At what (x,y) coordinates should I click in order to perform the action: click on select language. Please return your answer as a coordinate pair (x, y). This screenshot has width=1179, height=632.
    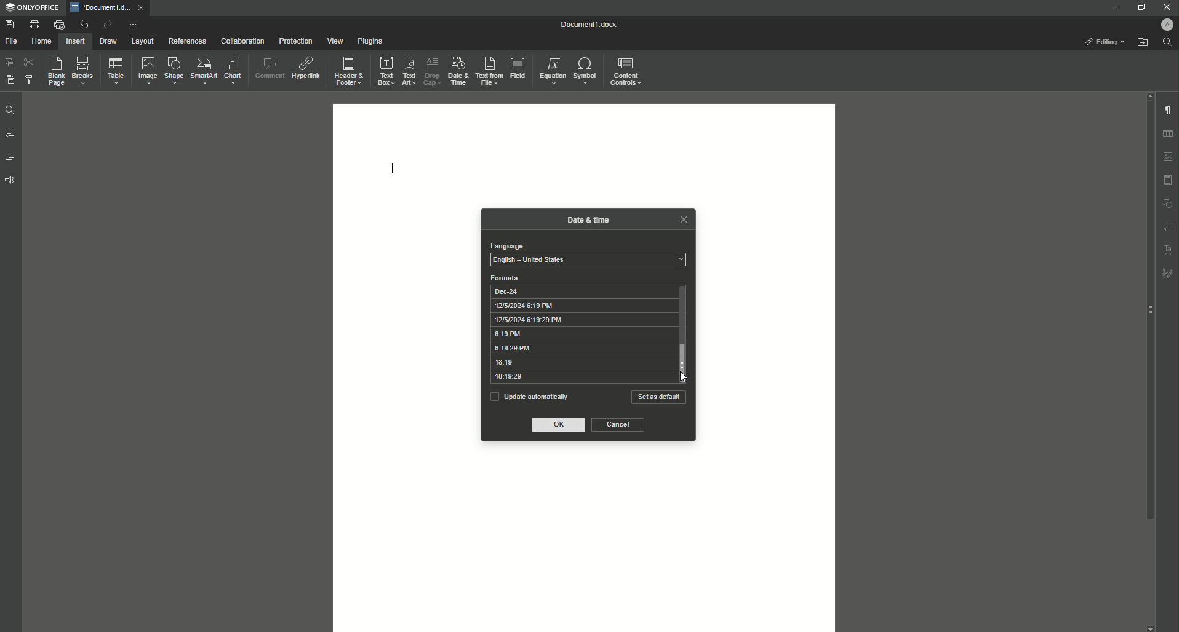
    Looking at the image, I should click on (588, 260).